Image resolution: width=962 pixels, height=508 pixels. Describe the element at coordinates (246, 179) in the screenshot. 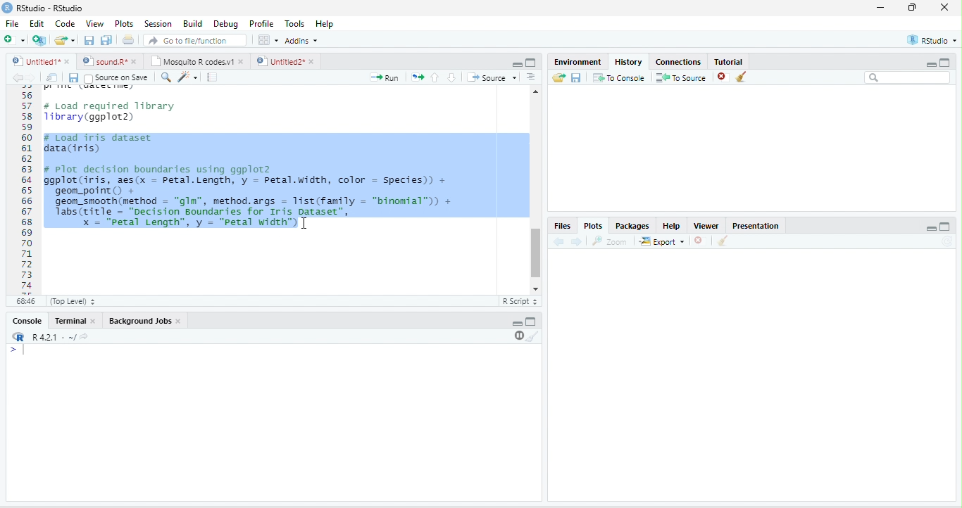

I see `# Plot decision boundaries using ggplot2
ggplot(iris, aes(x = petal.Length, y = Petal.width, color = Species) +
geom_point() +` at that location.